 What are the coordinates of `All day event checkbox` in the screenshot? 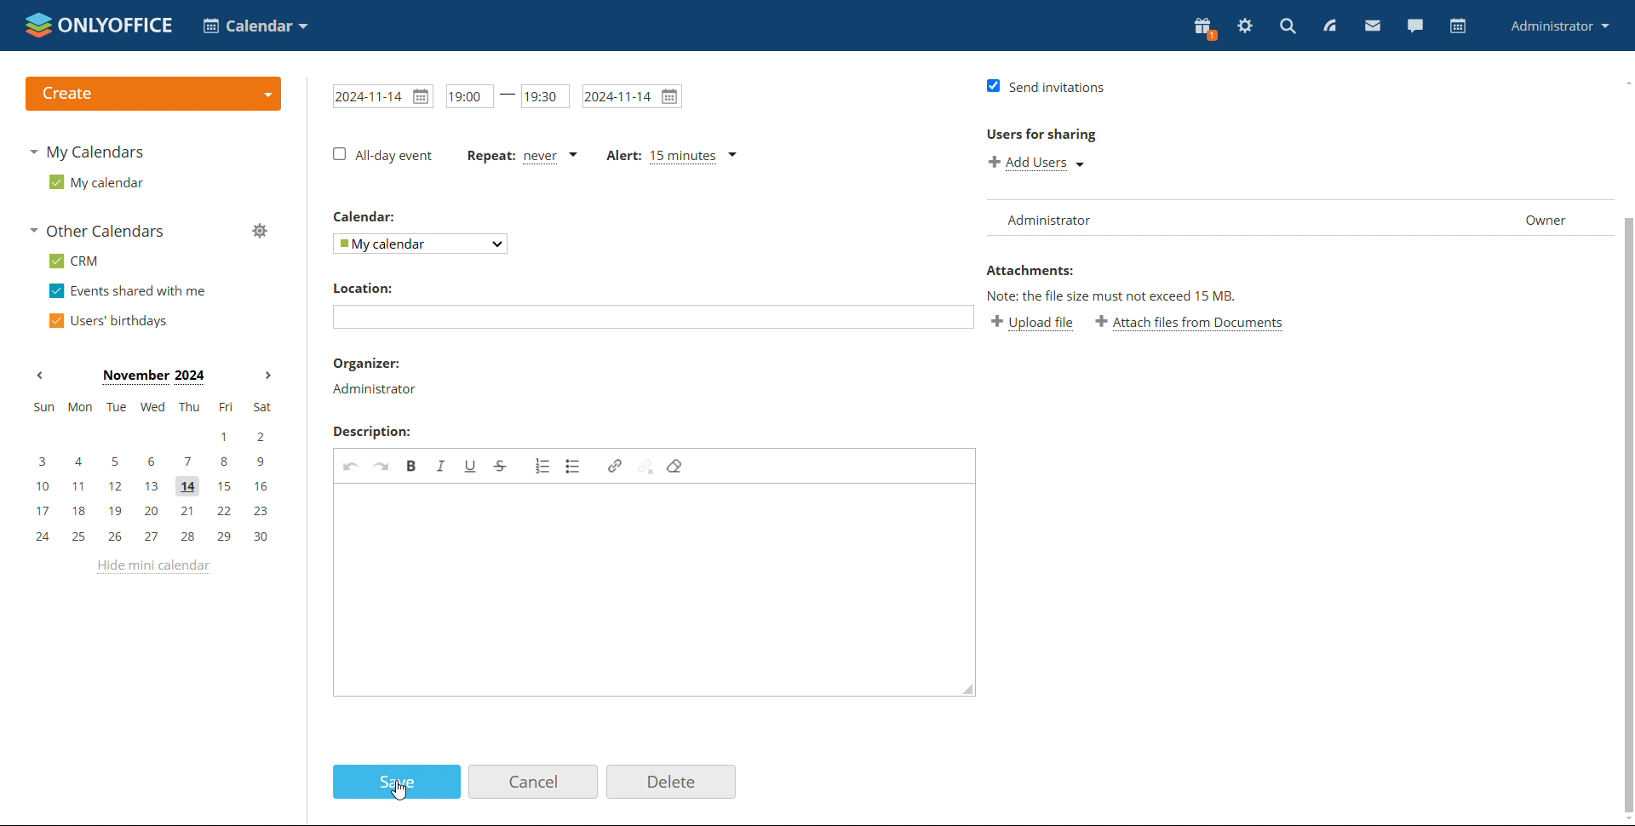 It's located at (384, 154).